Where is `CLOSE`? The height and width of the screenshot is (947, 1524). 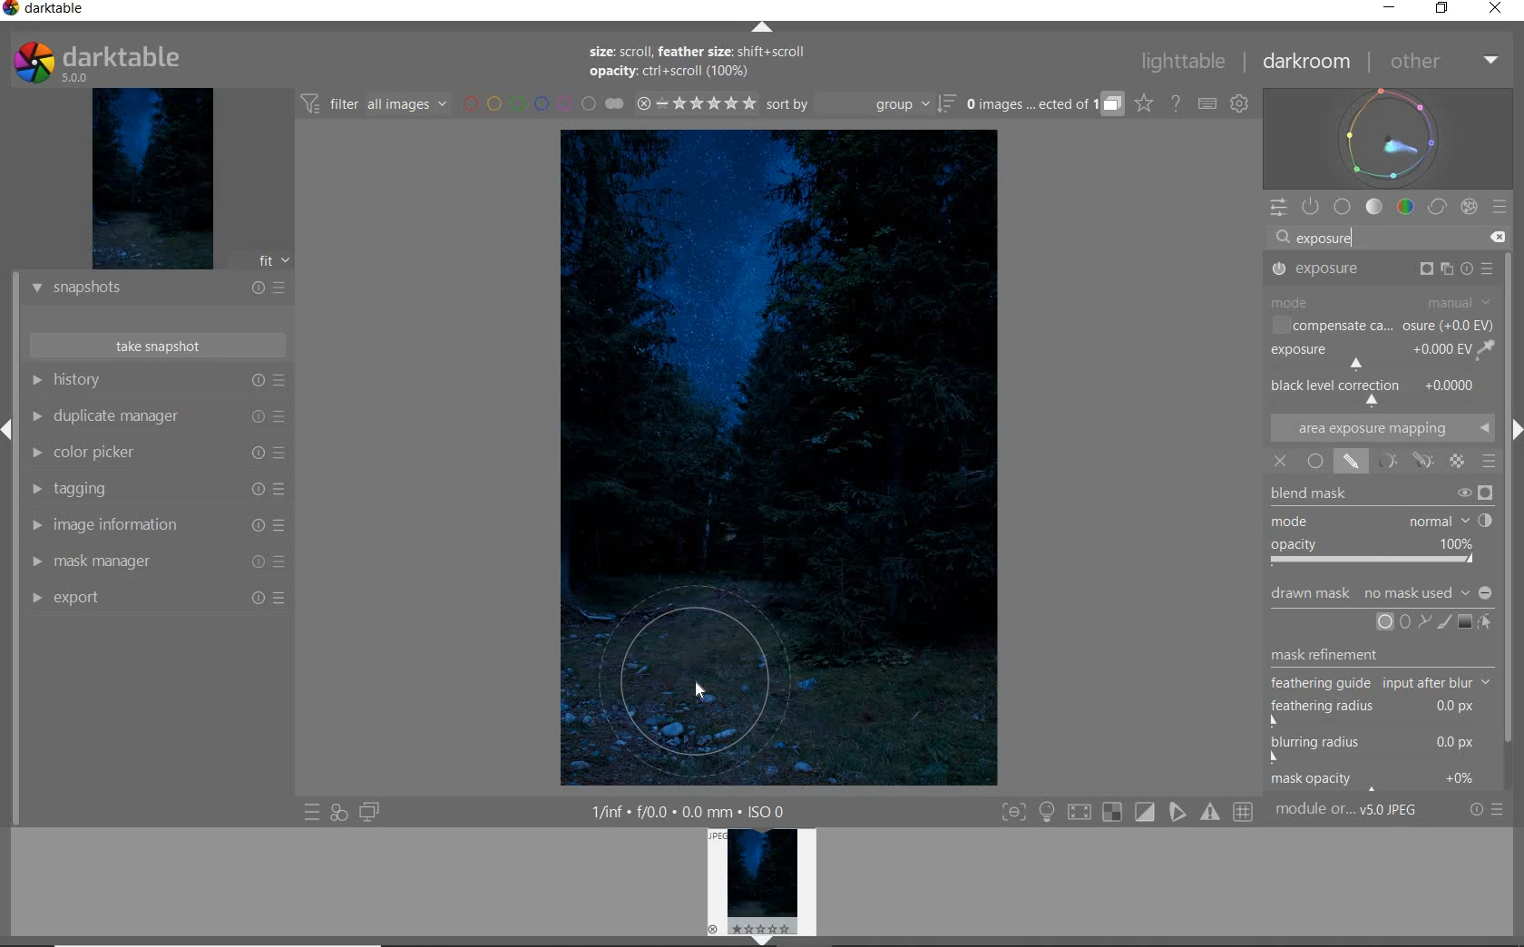 CLOSE is located at coordinates (1495, 11).